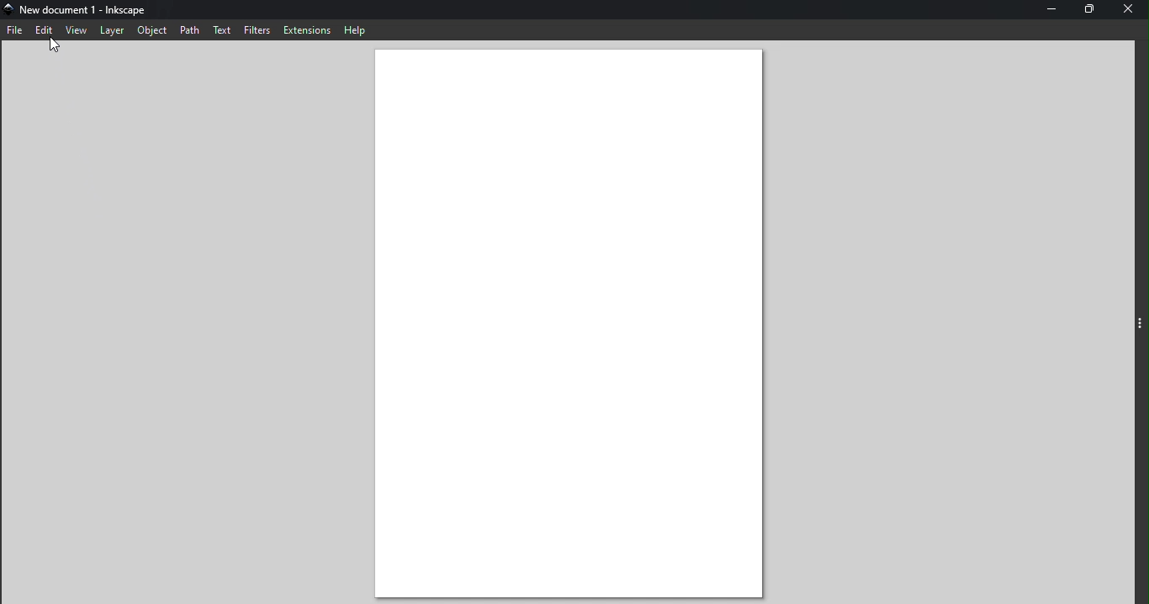 This screenshot has height=604, width=1149. Describe the element at coordinates (1048, 10) in the screenshot. I see `Minimize` at that location.